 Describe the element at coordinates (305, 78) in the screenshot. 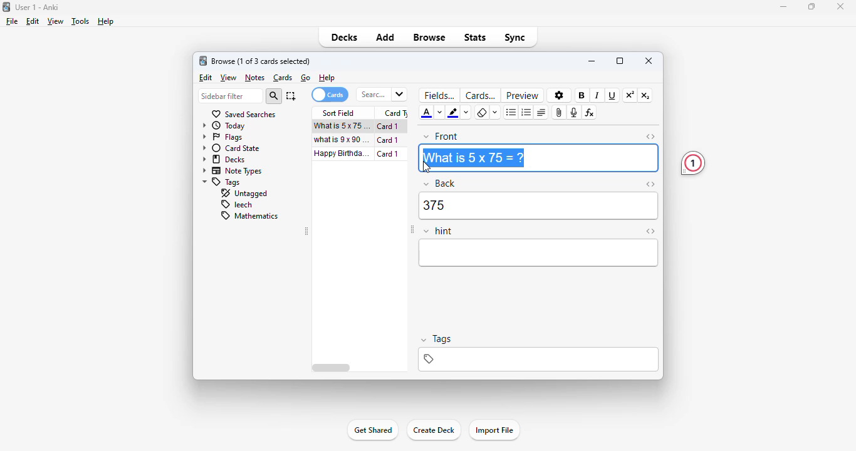

I see `go` at that location.